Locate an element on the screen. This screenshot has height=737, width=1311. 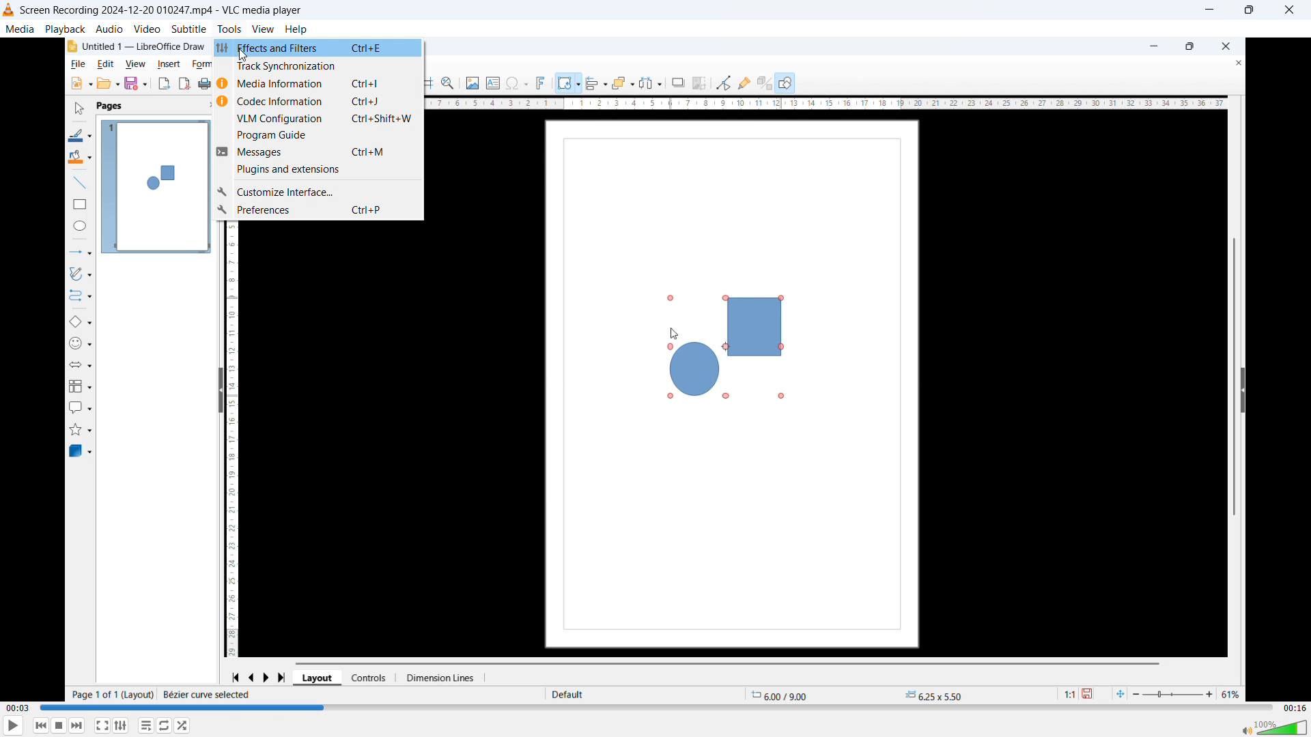
Show extended settings is located at coordinates (120, 726).